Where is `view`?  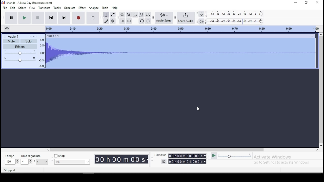
view is located at coordinates (32, 8).